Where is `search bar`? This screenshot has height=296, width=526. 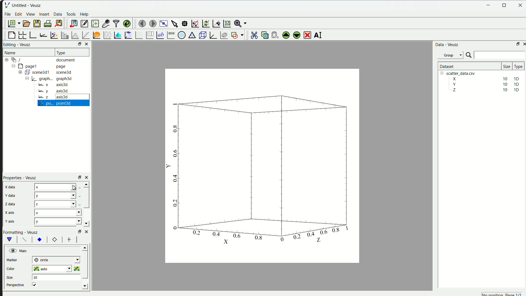
search bar is located at coordinates (500, 55).